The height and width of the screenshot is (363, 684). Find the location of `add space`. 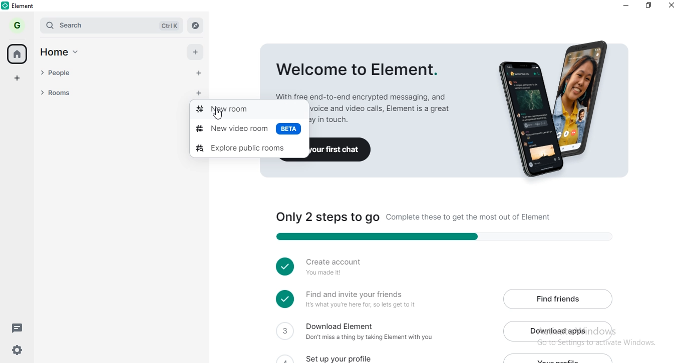

add space is located at coordinates (18, 76).